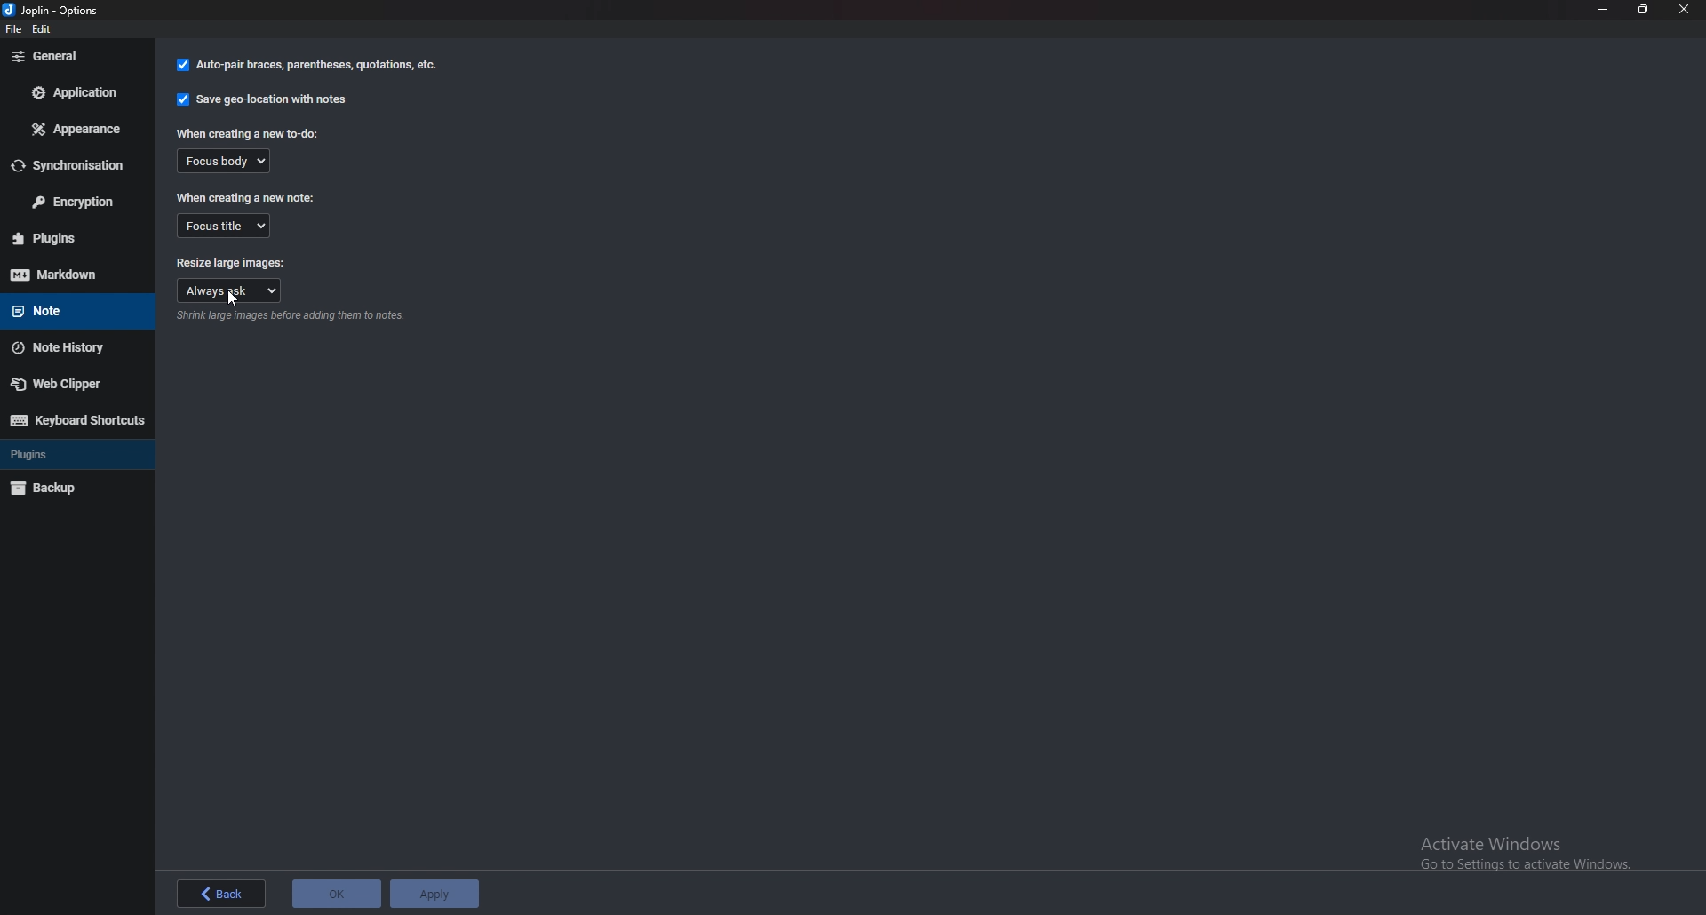 The width and height of the screenshot is (1706, 915). I want to click on close, so click(1685, 10).